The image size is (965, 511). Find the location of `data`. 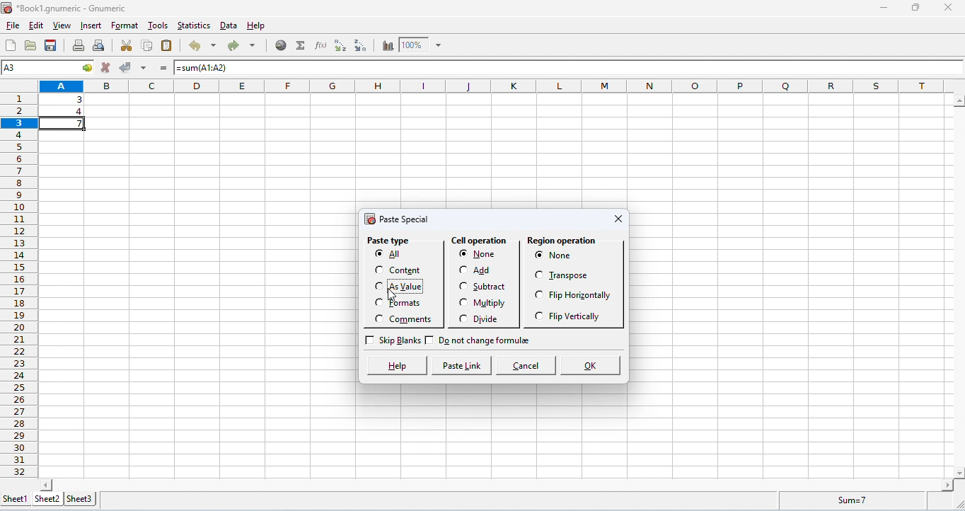

data is located at coordinates (229, 26).